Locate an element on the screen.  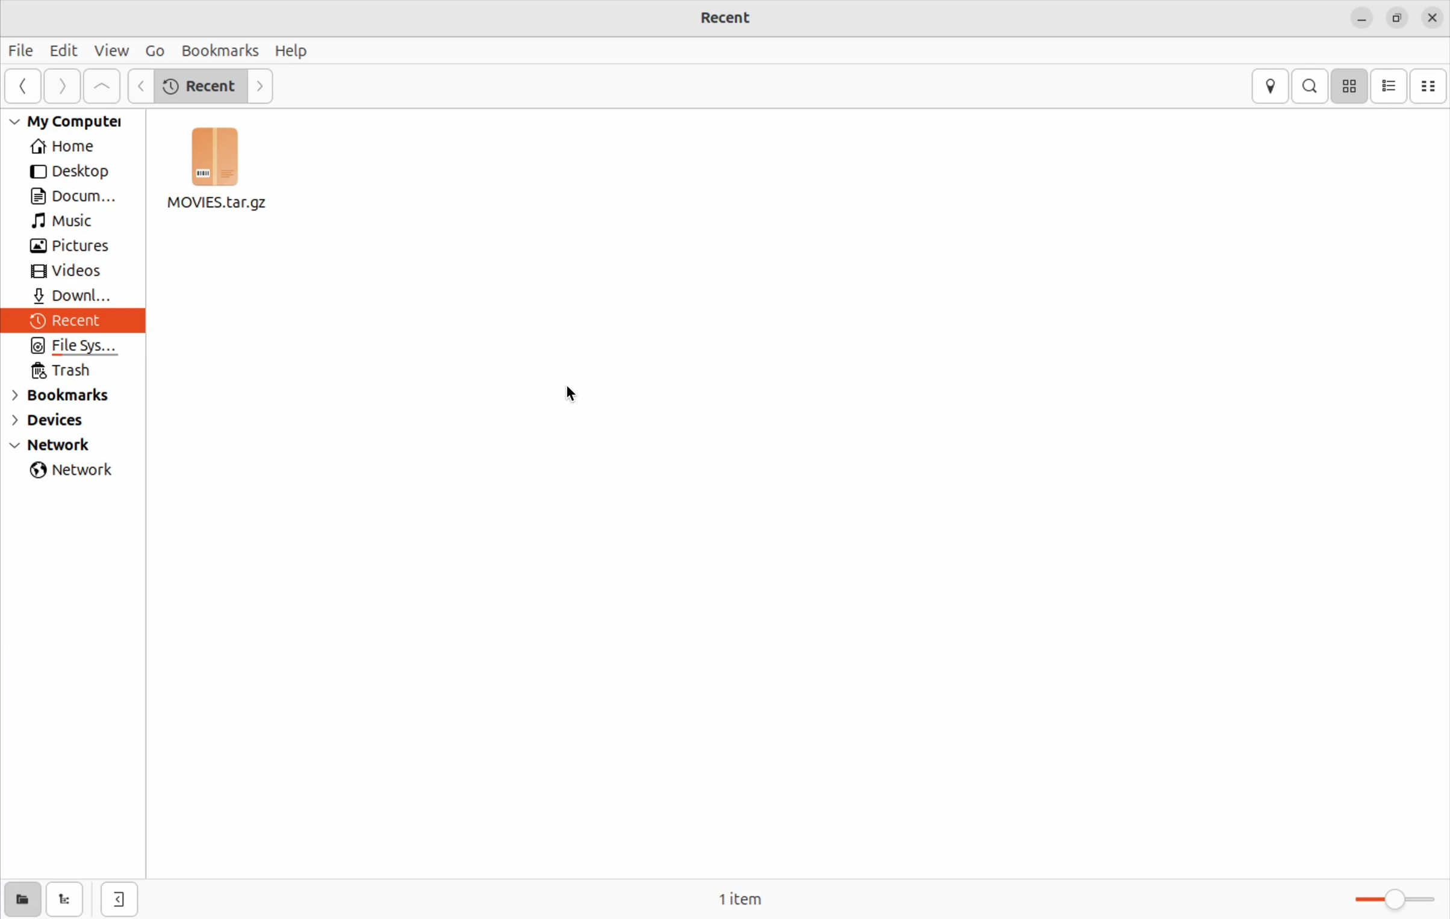
Edit is located at coordinates (65, 50).